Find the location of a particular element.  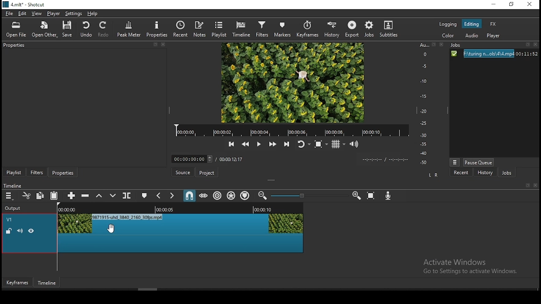

undo is located at coordinates (84, 29).